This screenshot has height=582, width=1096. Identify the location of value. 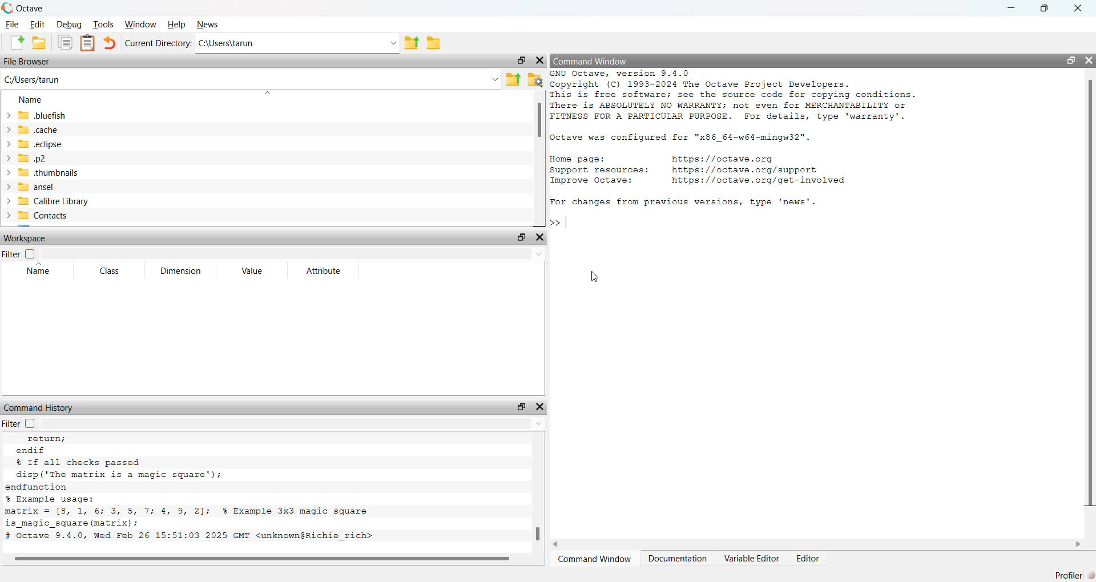
(254, 271).